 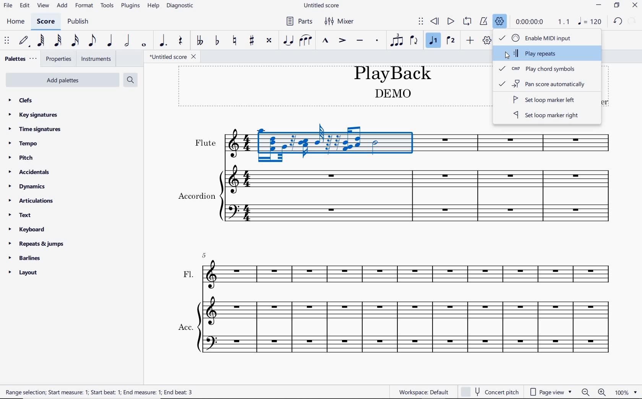 What do you see at coordinates (21, 59) in the screenshot?
I see `palettes` at bounding box center [21, 59].